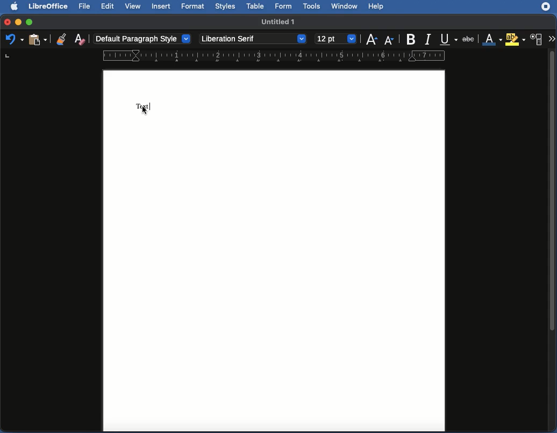  What do you see at coordinates (82, 39) in the screenshot?
I see `Clear formatting` at bounding box center [82, 39].